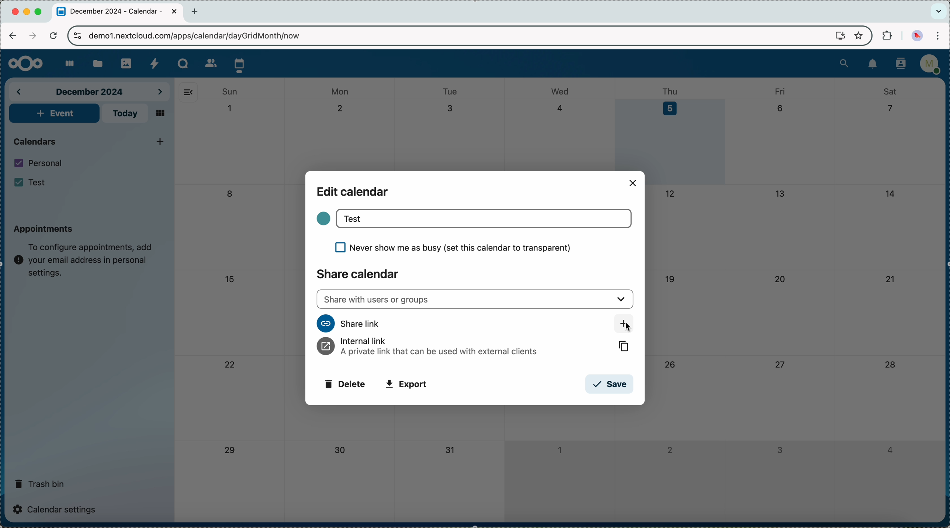 This screenshot has width=950, height=528. I want to click on refresh the page, so click(53, 35).